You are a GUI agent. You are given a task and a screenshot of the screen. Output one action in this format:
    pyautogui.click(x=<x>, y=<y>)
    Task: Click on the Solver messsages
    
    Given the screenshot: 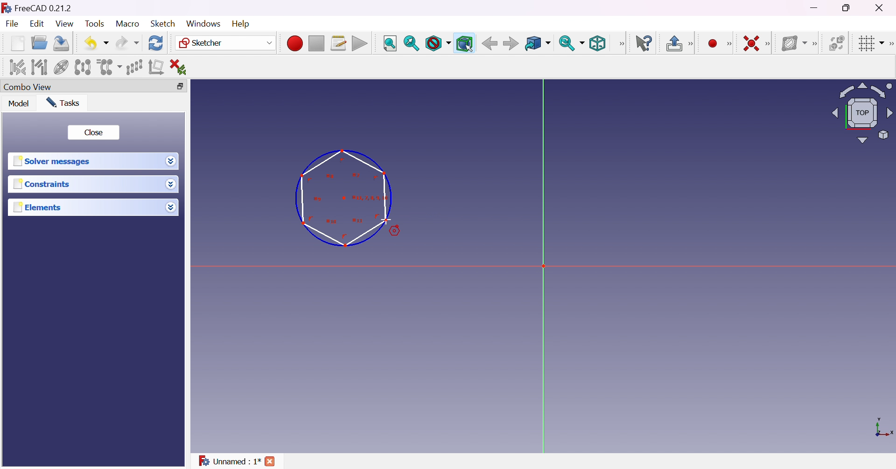 What is the action you would take?
    pyautogui.click(x=54, y=161)
    